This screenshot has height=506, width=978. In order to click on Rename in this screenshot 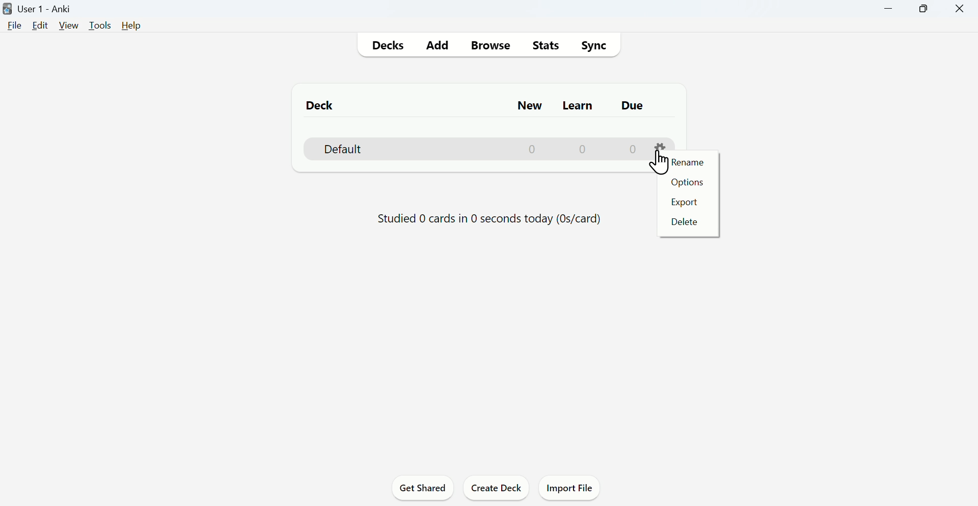, I will do `click(691, 162)`.